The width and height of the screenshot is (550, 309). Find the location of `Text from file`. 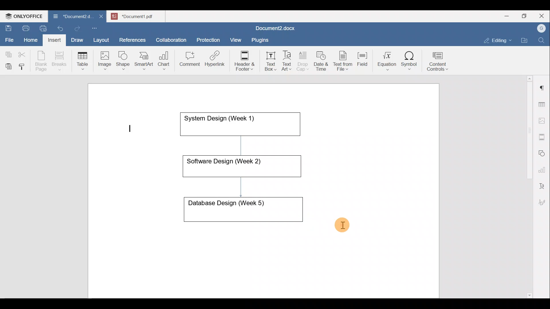

Text from file is located at coordinates (344, 60).